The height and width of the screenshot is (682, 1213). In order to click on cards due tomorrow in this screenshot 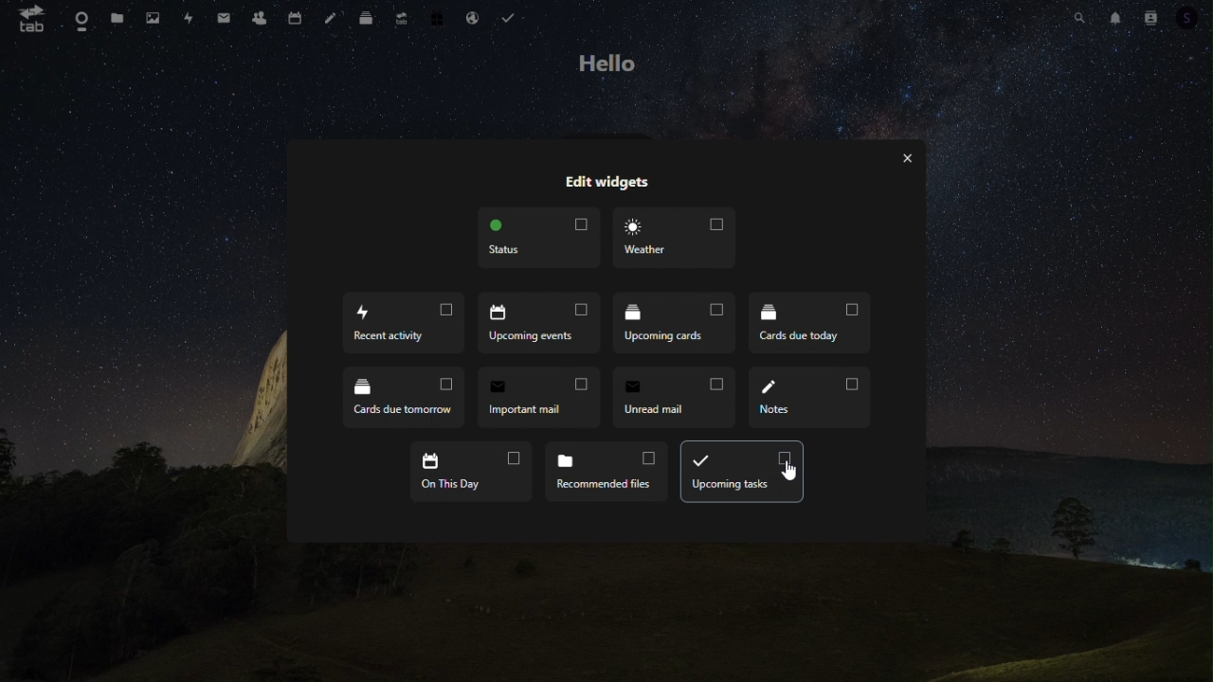, I will do `click(405, 401)`.